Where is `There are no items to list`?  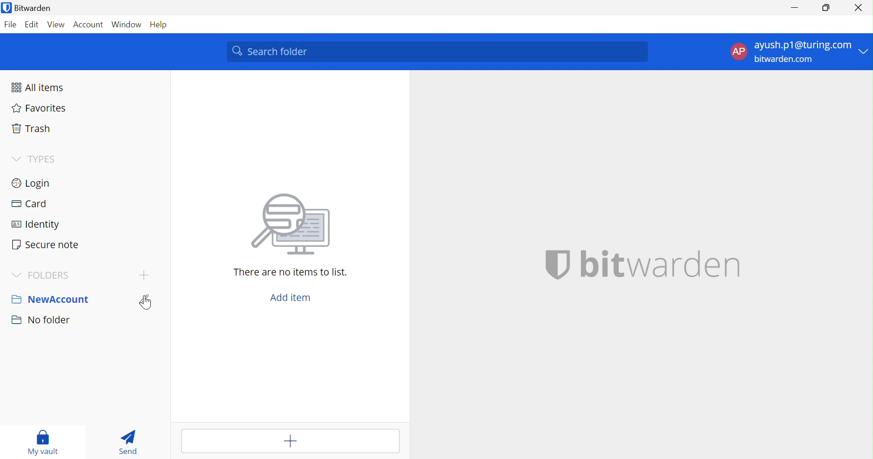
There are no items to list is located at coordinates (291, 272).